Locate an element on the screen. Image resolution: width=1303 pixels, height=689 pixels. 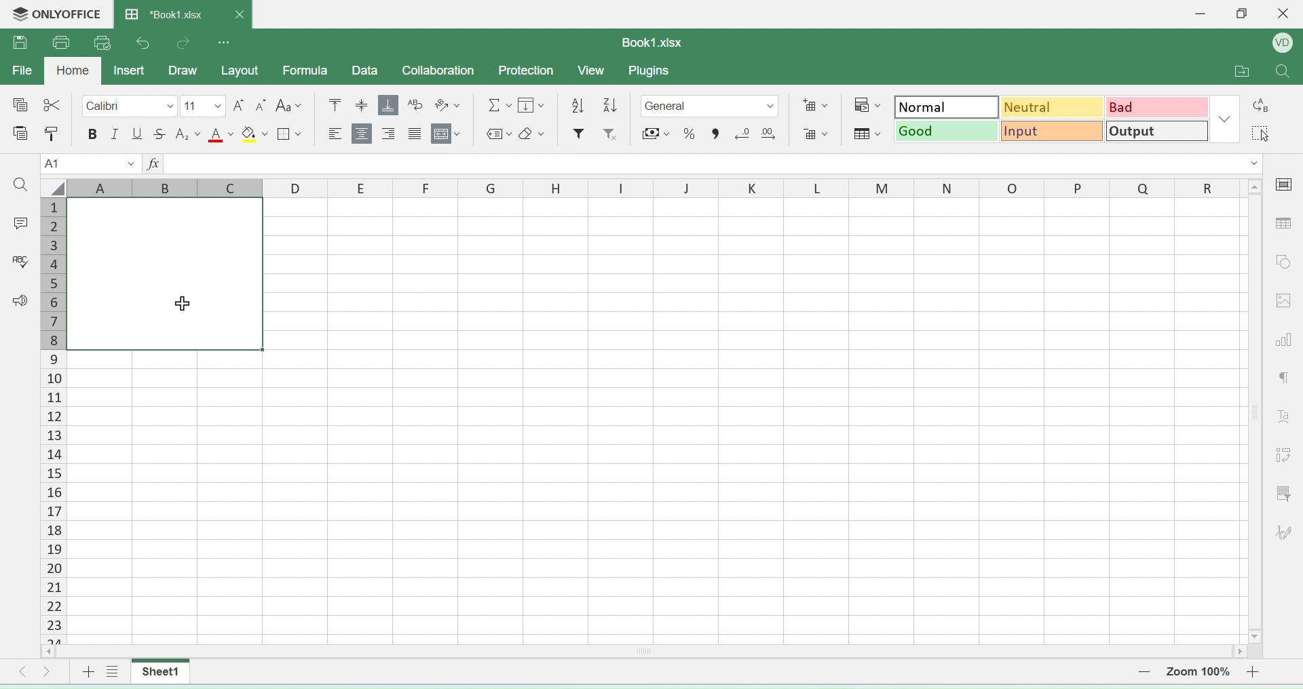
label is located at coordinates (496, 136).